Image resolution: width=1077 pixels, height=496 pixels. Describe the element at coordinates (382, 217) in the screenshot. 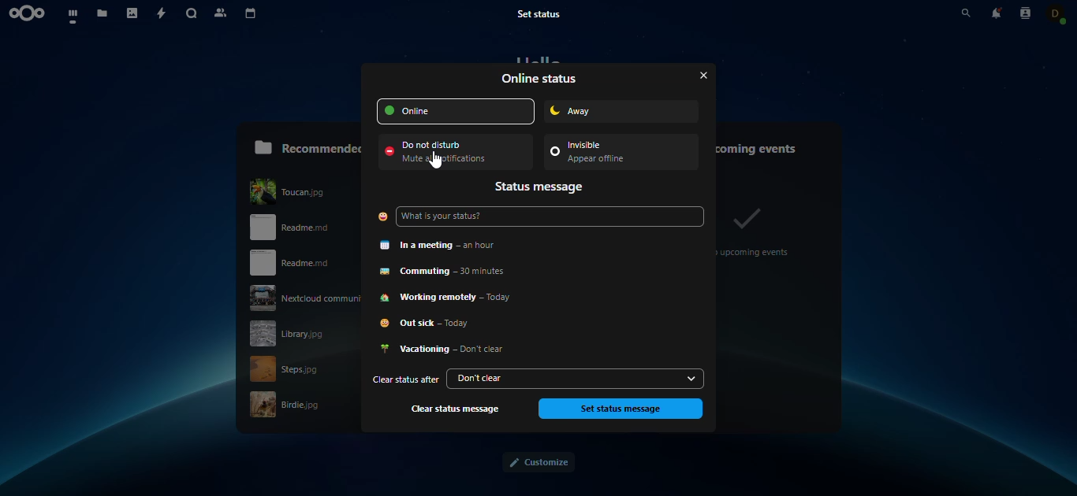

I see `emoji` at that location.